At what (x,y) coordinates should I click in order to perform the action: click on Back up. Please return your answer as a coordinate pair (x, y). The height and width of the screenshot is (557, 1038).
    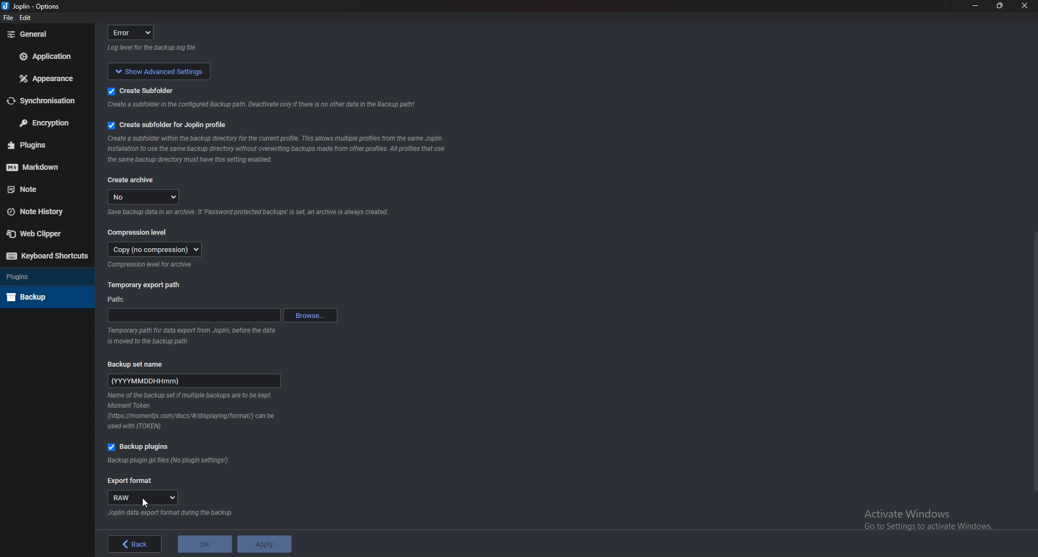
    Looking at the image, I should click on (44, 297).